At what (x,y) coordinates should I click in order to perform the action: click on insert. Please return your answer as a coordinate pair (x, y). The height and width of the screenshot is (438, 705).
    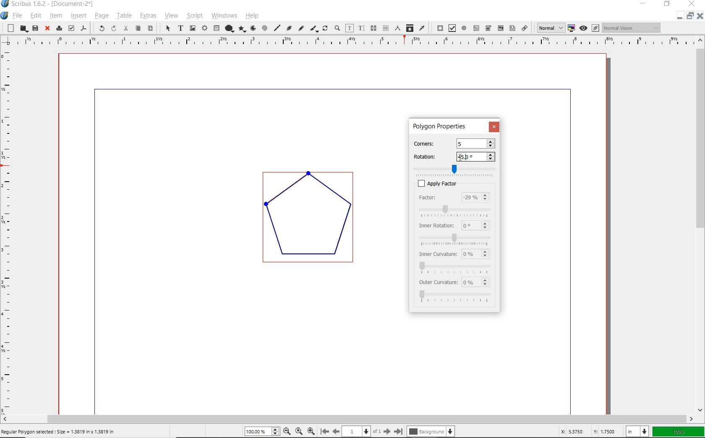
    Looking at the image, I should click on (78, 16).